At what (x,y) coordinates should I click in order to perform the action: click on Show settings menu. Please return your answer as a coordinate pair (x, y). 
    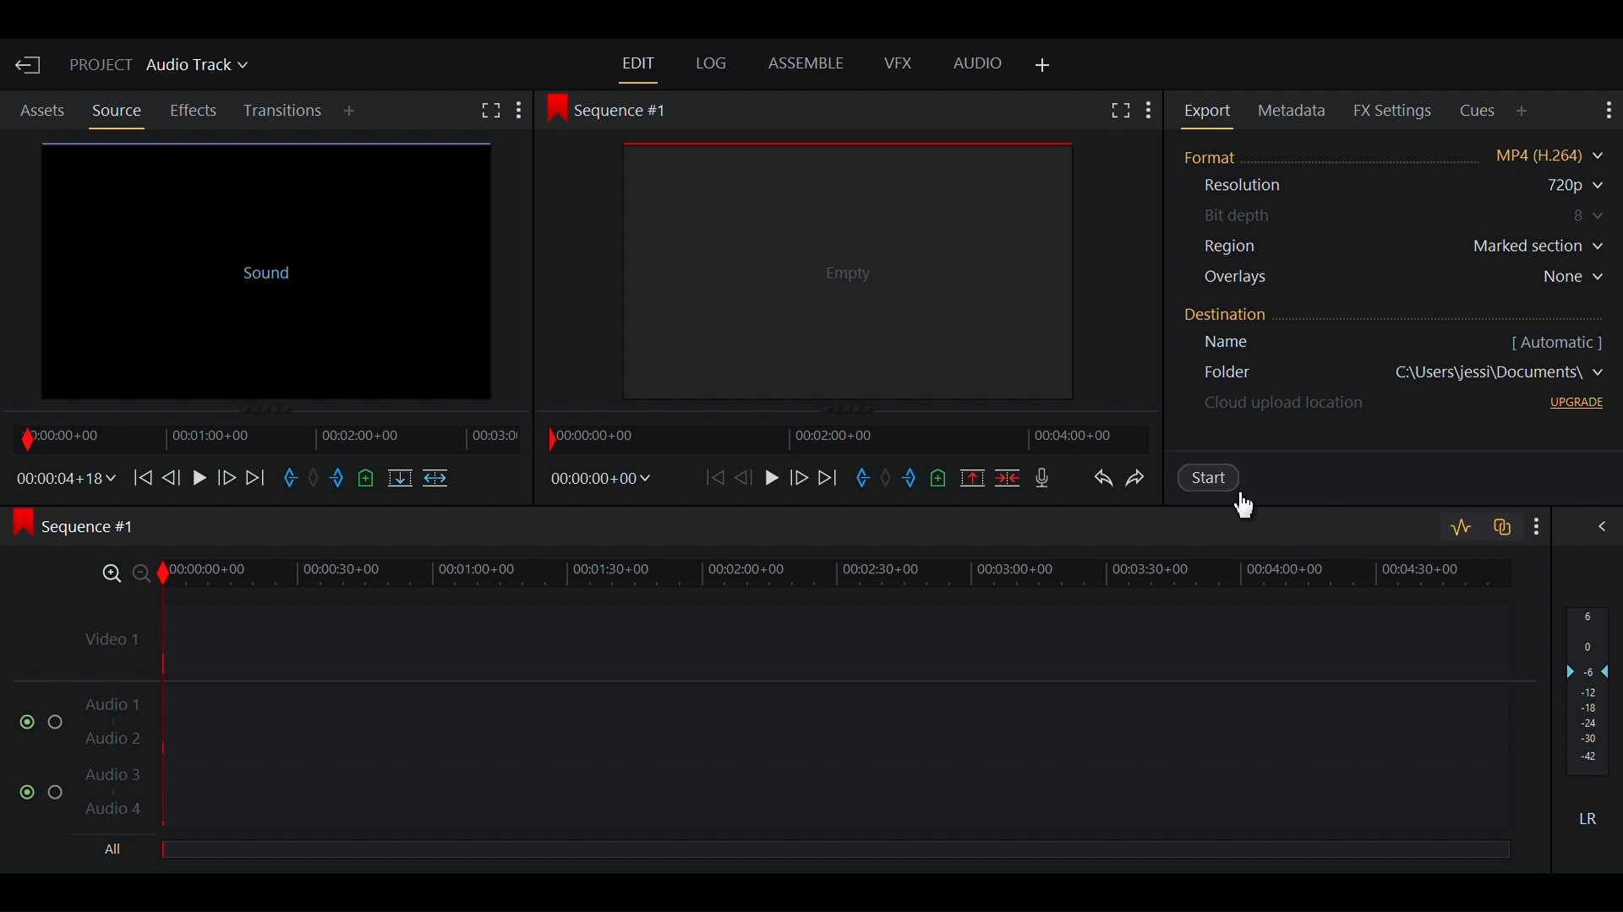
    Looking at the image, I should click on (1605, 111).